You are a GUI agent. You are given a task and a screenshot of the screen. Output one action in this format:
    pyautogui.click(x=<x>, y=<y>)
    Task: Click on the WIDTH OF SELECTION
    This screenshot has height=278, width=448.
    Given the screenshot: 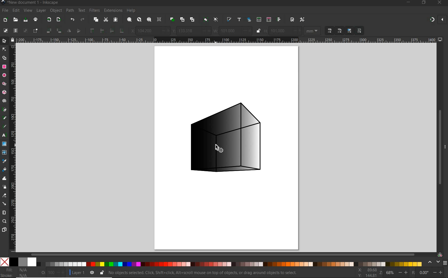 What is the action you would take?
    pyautogui.click(x=216, y=30)
    